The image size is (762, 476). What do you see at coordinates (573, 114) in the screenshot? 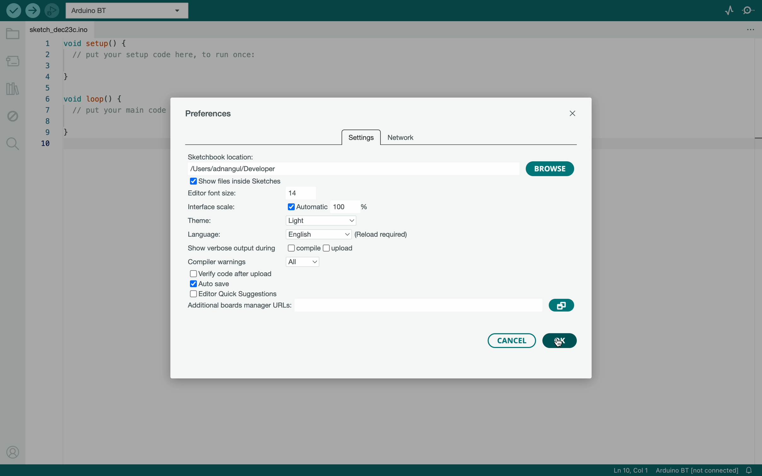
I see `close` at bounding box center [573, 114].